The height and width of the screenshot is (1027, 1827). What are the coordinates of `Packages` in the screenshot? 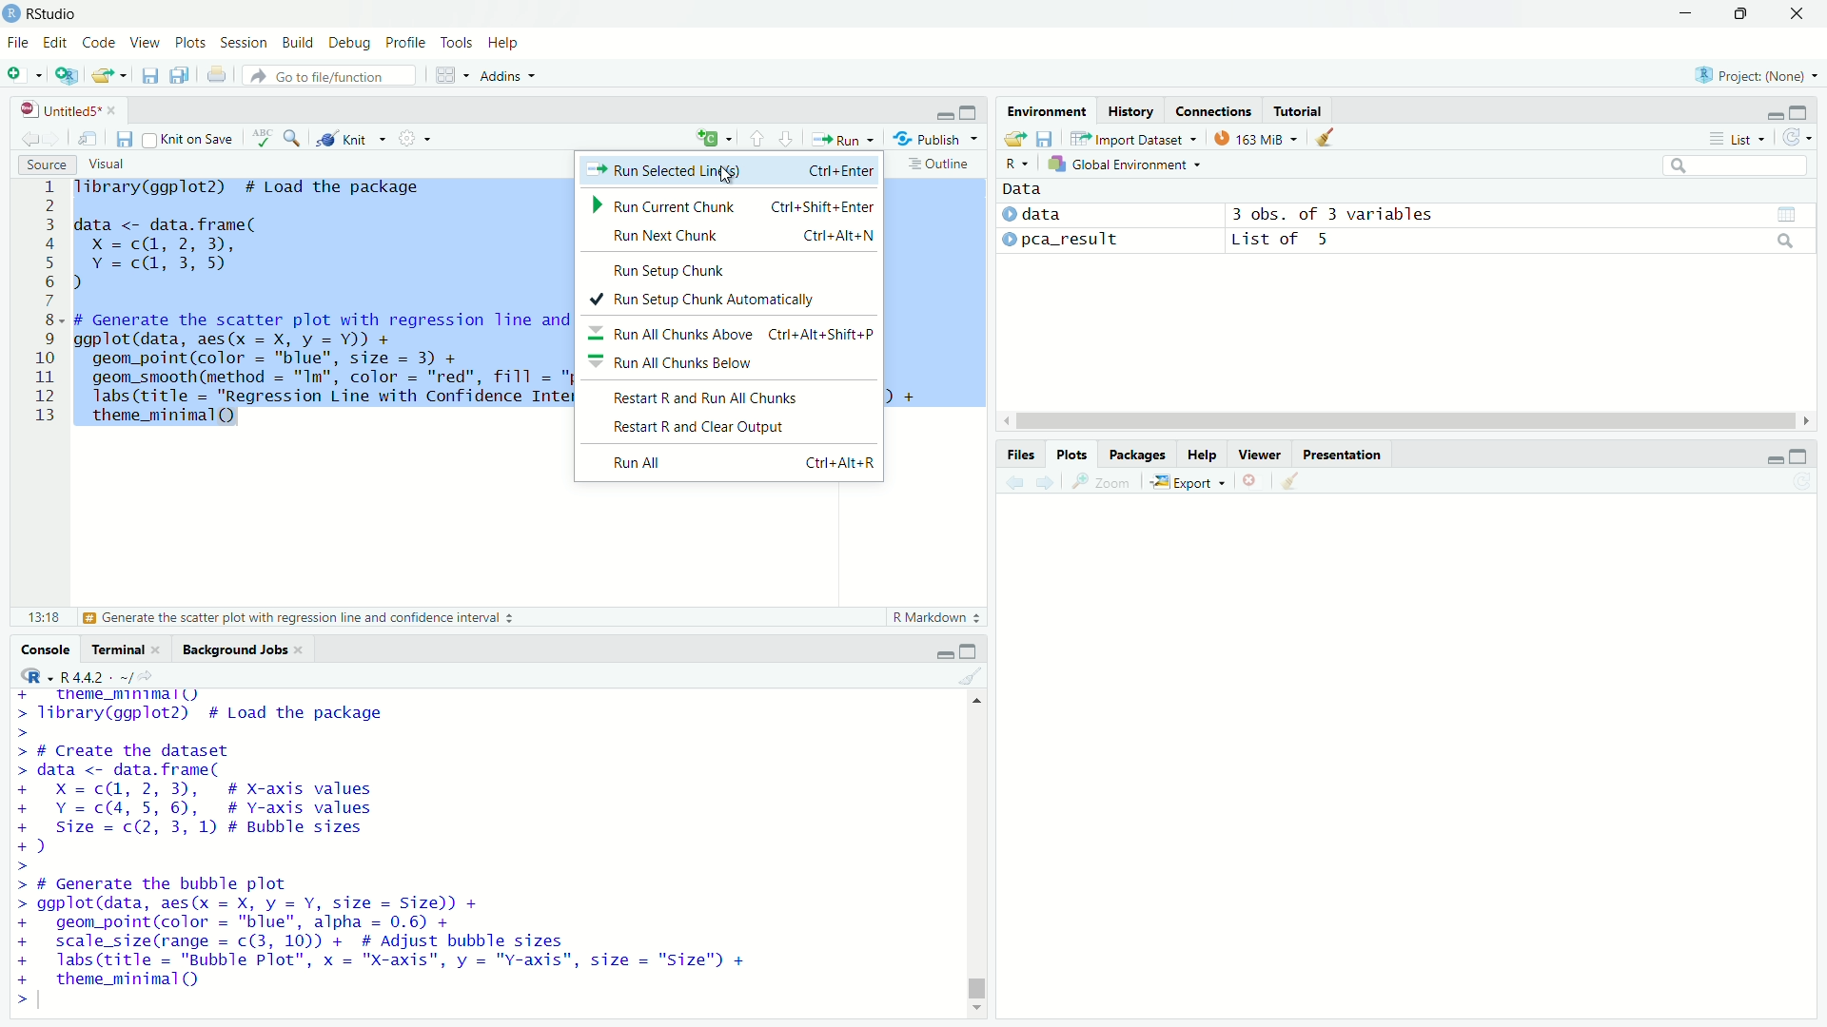 It's located at (1135, 454).